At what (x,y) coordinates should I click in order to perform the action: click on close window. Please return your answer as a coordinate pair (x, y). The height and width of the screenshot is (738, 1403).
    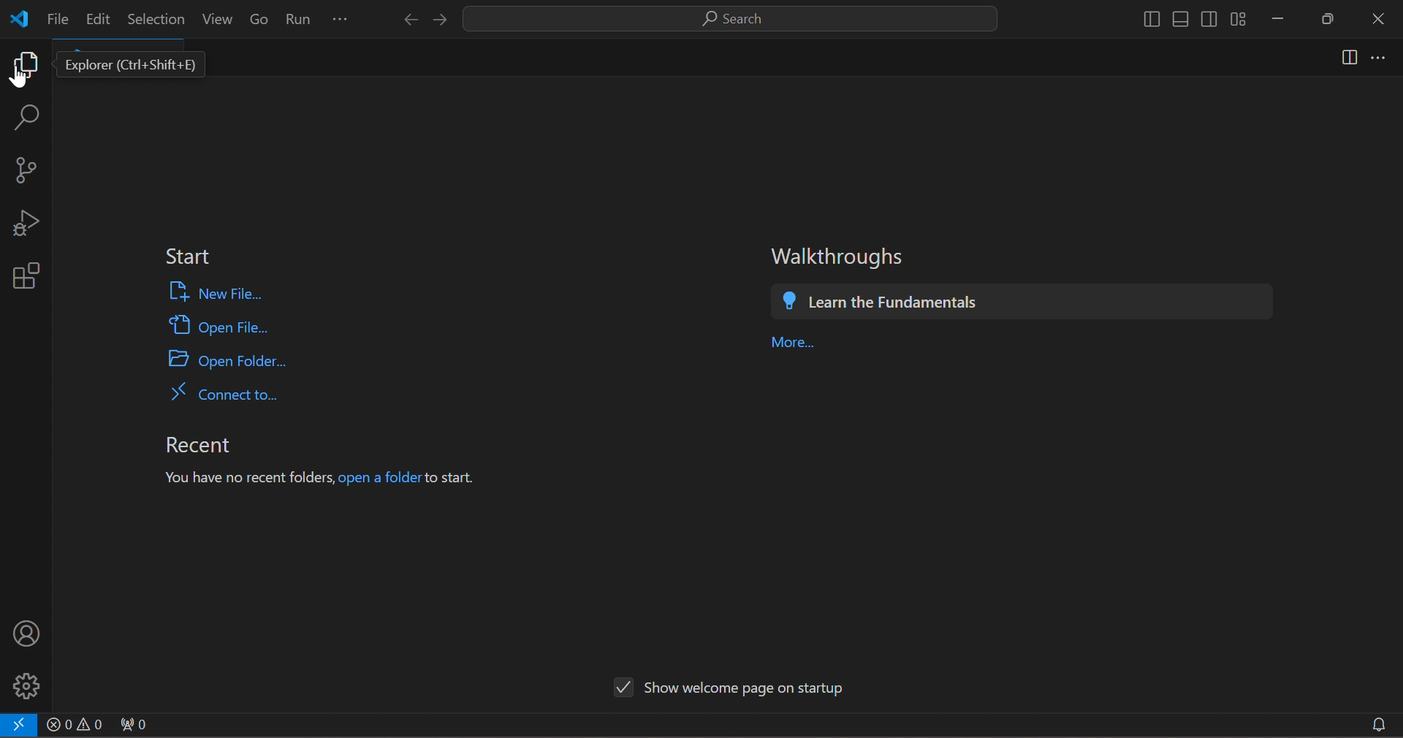
    Looking at the image, I should click on (1378, 16).